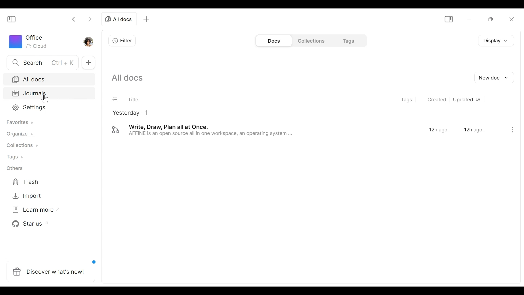 Image resolution: width=524 pixels, height=295 pixels. What do you see at coordinates (74, 19) in the screenshot?
I see `Click to go back` at bounding box center [74, 19].